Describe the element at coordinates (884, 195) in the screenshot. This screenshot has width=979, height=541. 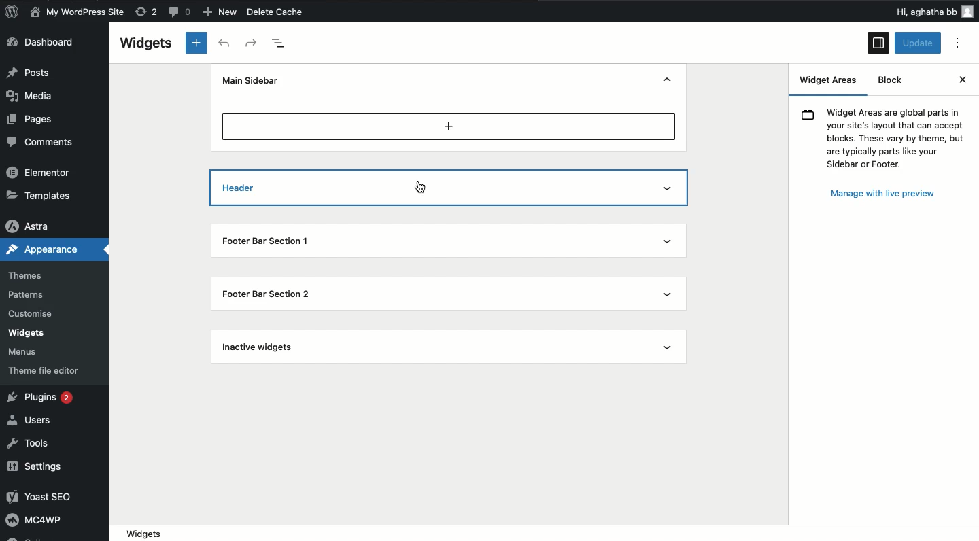
I see `Manage with live preview` at that location.